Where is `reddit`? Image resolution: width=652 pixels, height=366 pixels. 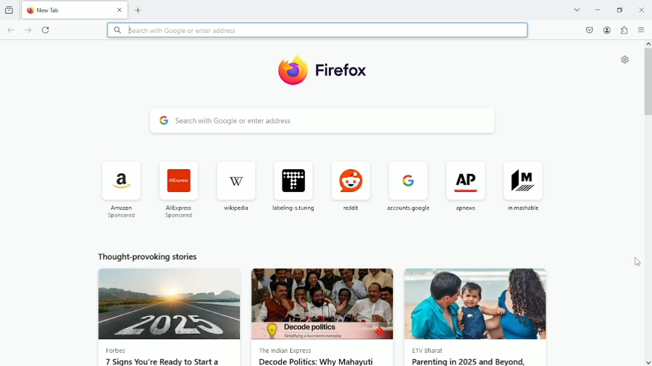
reddit is located at coordinates (347, 190).